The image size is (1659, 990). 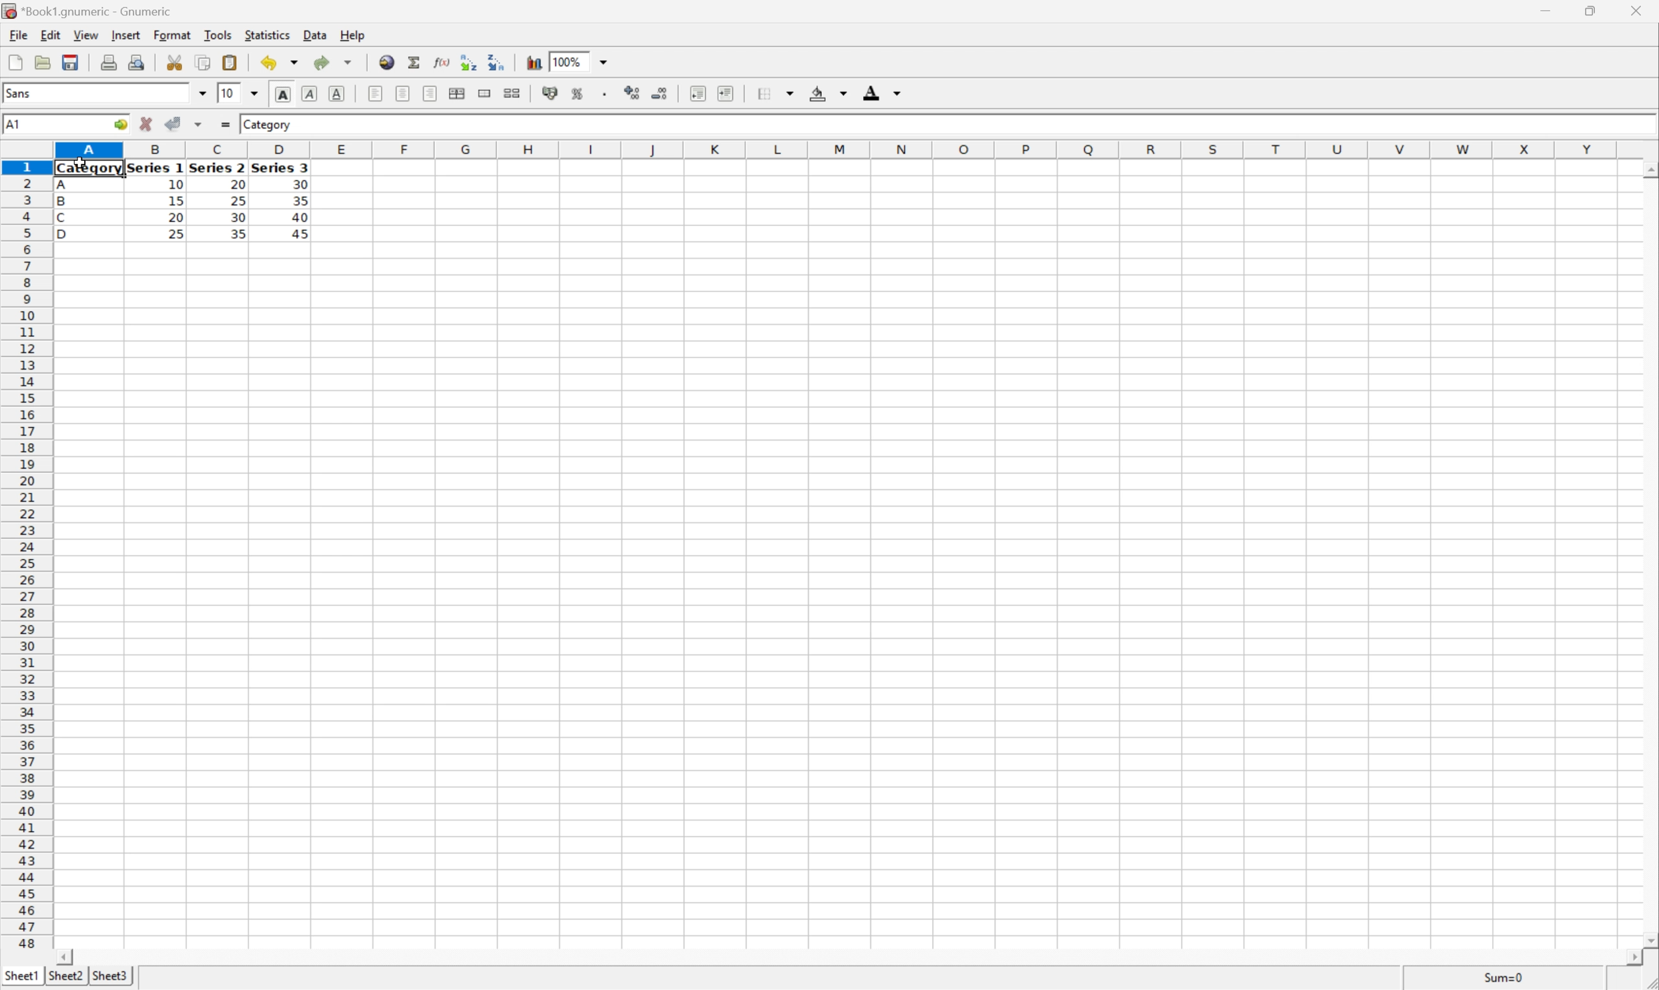 What do you see at coordinates (443, 62) in the screenshot?
I see `Edit function in current cell` at bounding box center [443, 62].